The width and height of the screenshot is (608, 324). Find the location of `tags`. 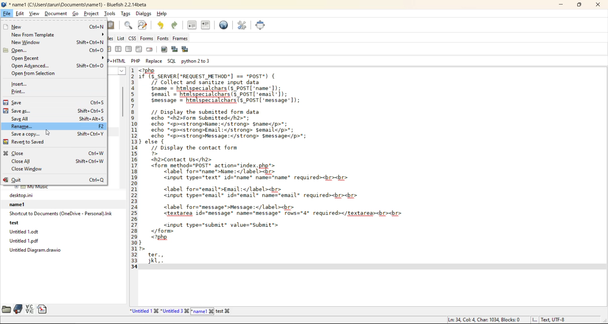

tags is located at coordinates (126, 13).